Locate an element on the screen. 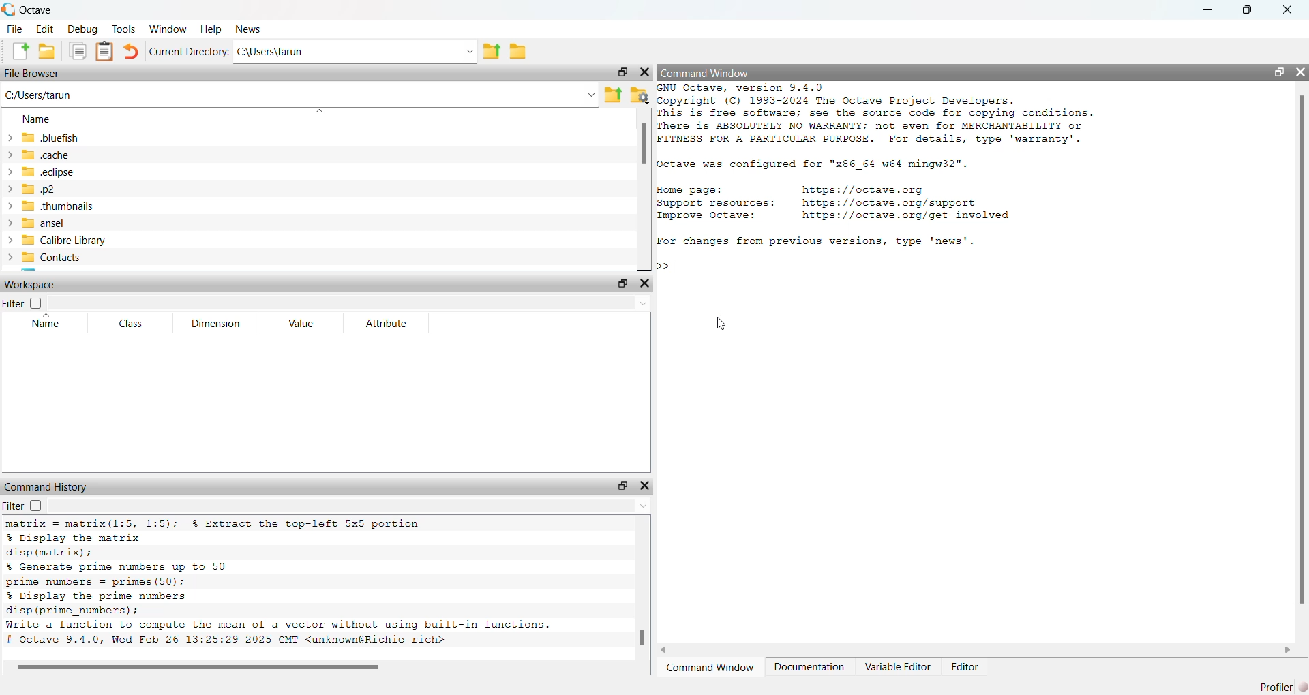  edit is located at coordinates (45, 29).